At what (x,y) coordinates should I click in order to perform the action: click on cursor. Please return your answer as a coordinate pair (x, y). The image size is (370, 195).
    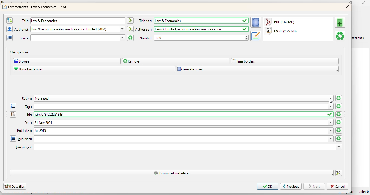
    Looking at the image, I should click on (330, 101).